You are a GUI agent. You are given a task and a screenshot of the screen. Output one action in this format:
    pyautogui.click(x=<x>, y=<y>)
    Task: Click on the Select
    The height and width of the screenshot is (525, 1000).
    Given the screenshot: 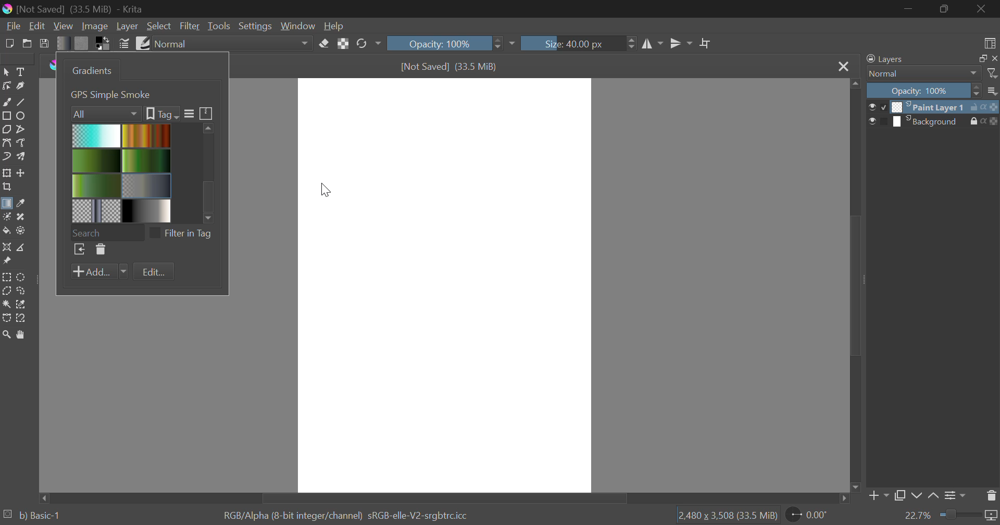 What is the action you would take?
    pyautogui.click(x=159, y=26)
    